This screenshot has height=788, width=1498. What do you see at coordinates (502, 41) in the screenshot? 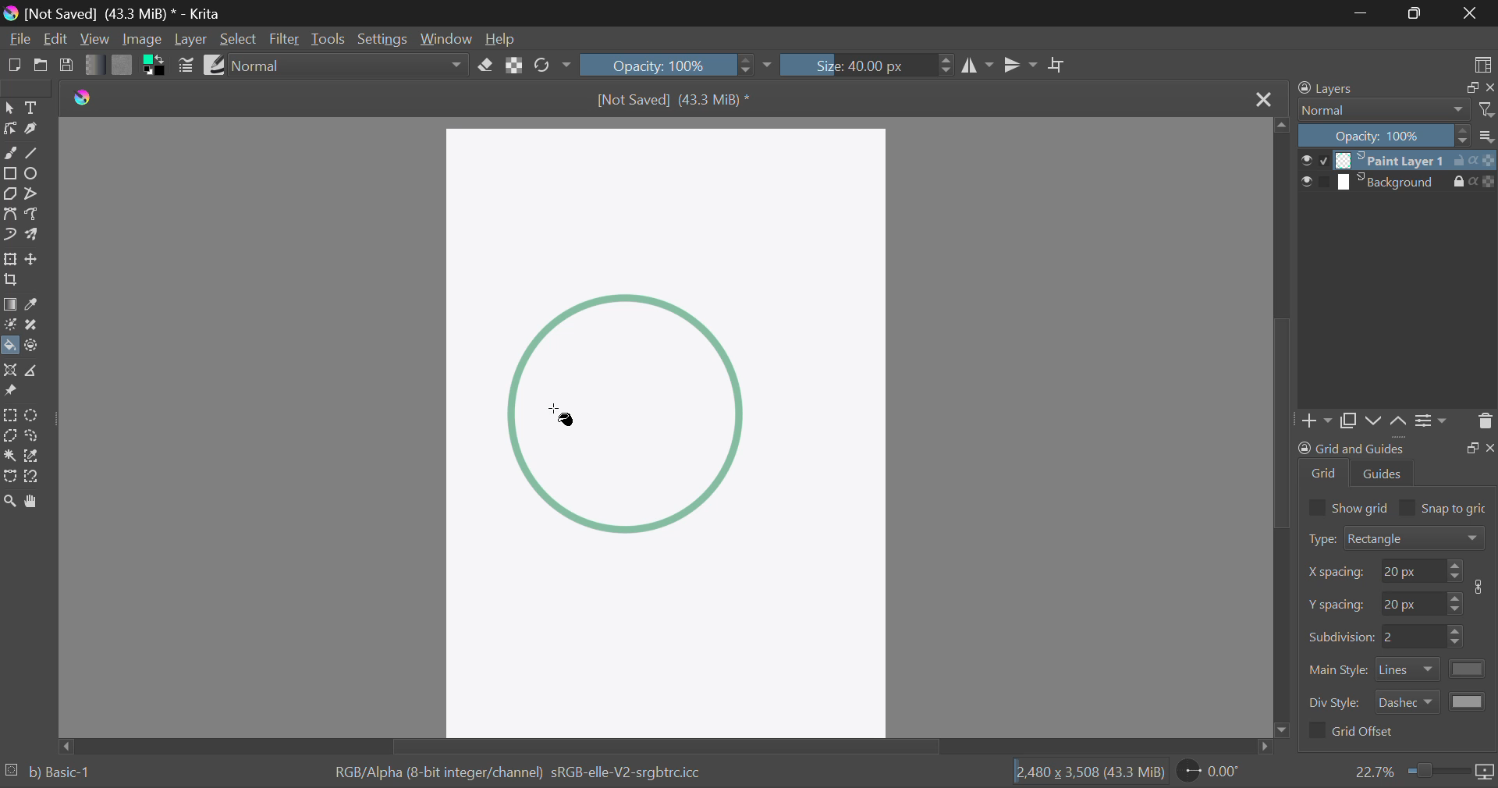
I see `Help` at bounding box center [502, 41].